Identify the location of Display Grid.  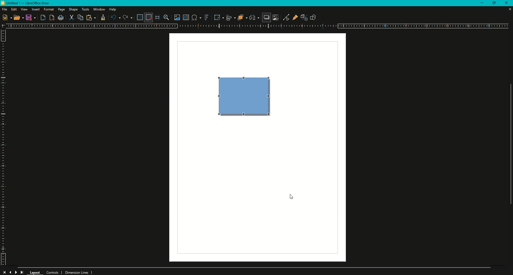
(138, 17).